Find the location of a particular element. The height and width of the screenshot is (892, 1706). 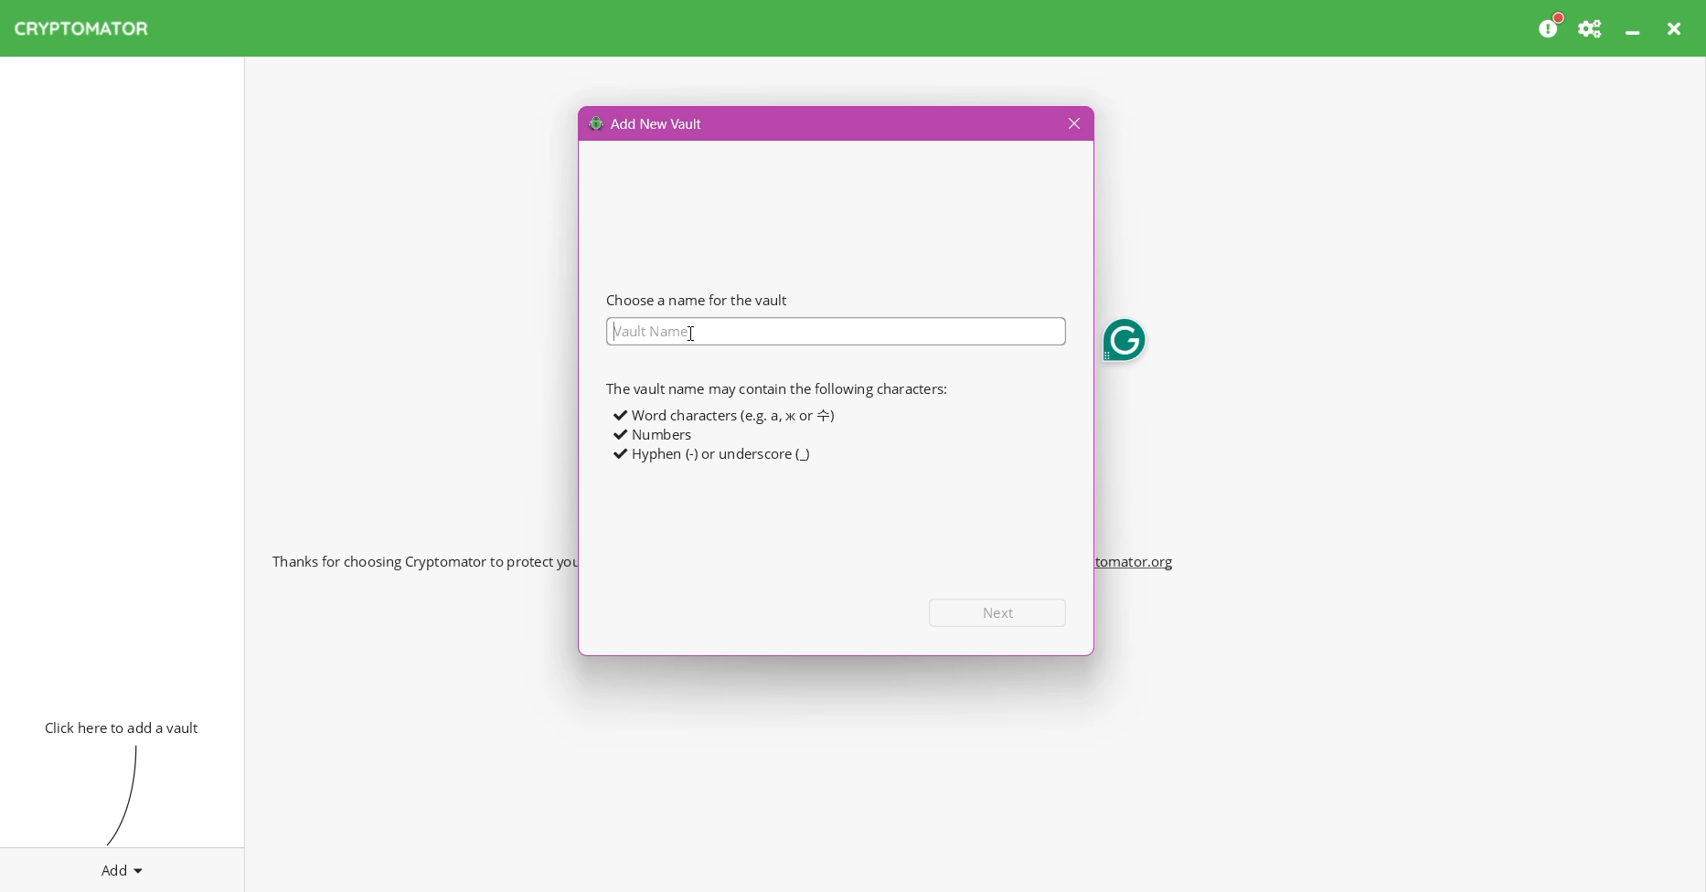

Add is located at coordinates (123, 866).